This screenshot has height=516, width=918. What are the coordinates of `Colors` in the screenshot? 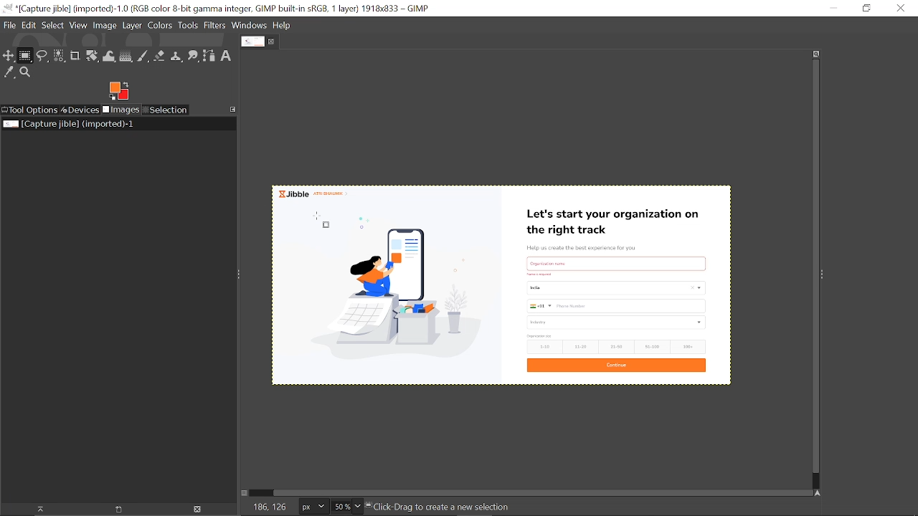 It's located at (161, 26).